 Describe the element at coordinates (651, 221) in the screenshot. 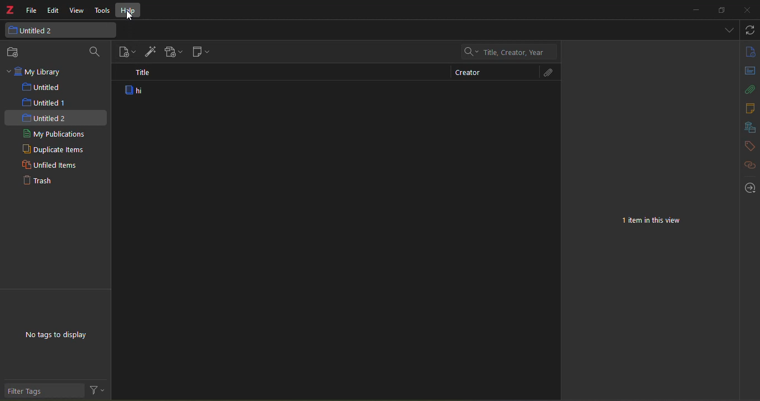

I see `1 item in this view` at that location.